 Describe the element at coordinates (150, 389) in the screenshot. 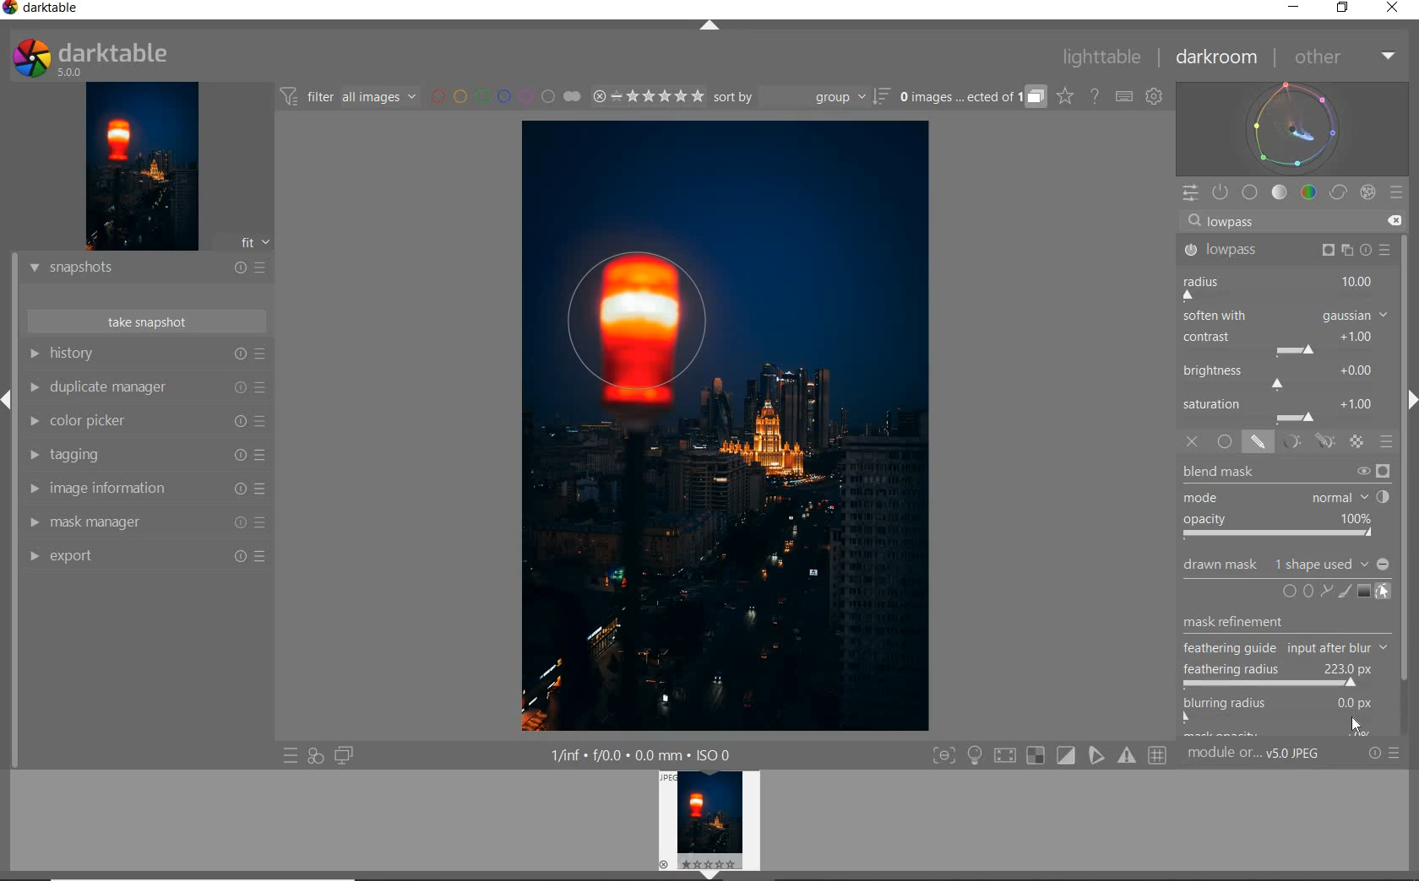

I see `DUPLICATE MANAGER` at that location.